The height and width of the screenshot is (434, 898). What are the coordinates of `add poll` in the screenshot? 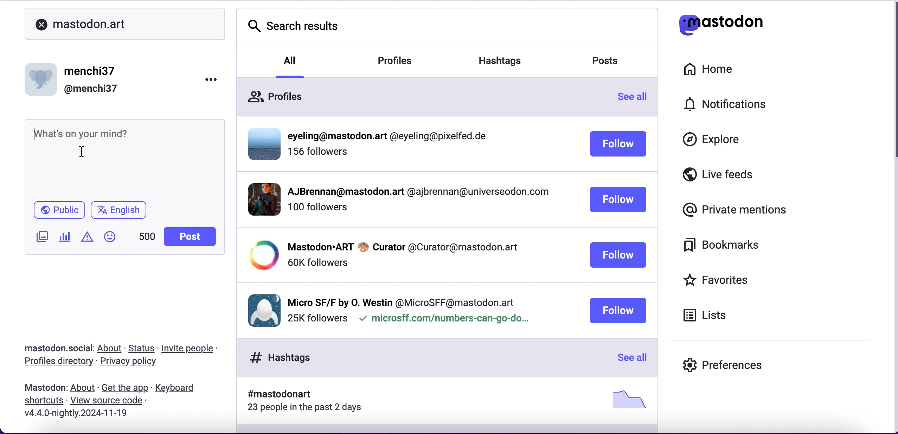 It's located at (65, 238).